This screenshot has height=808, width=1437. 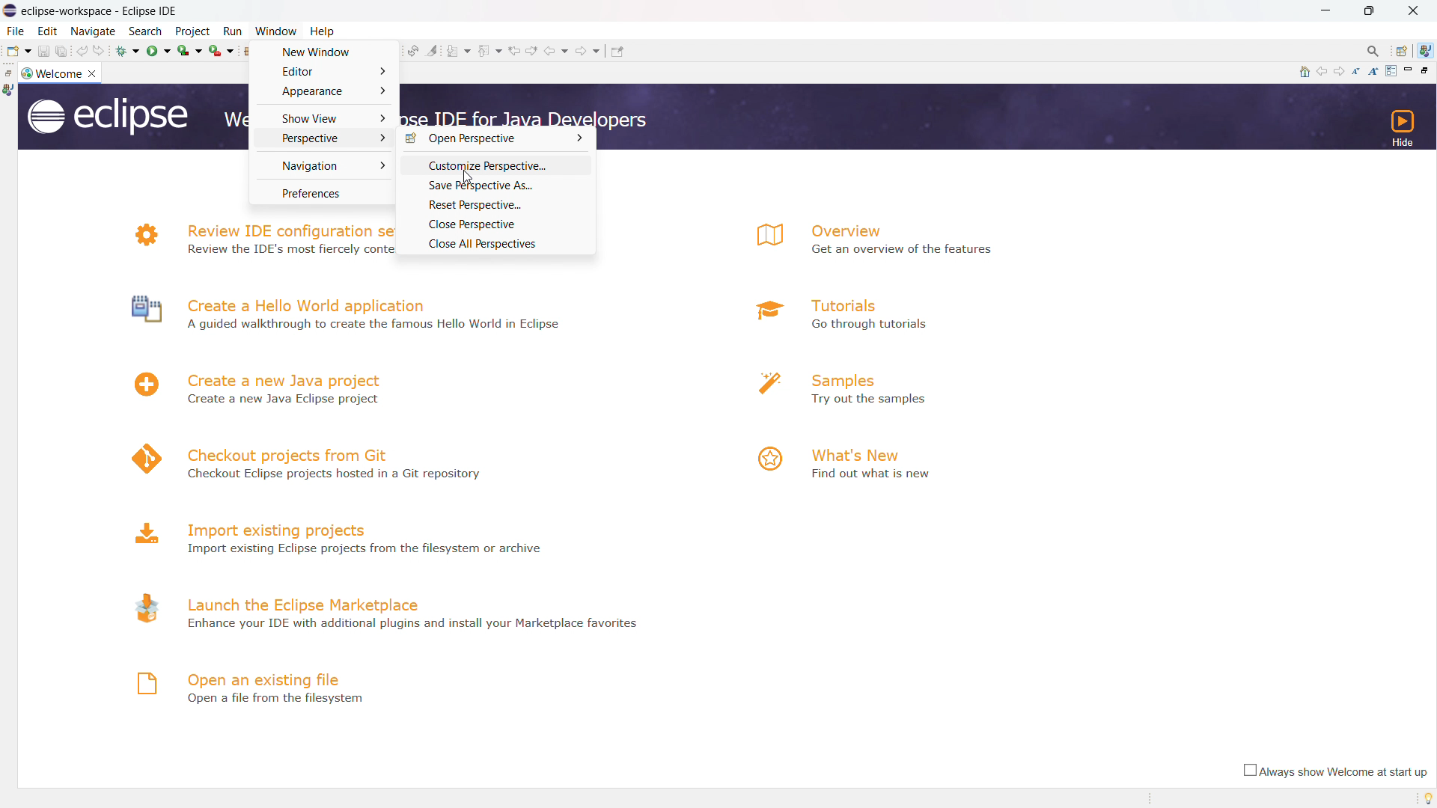 What do you see at coordinates (193, 31) in the screenshot?
I see `project` at bounding box center [193, 31].